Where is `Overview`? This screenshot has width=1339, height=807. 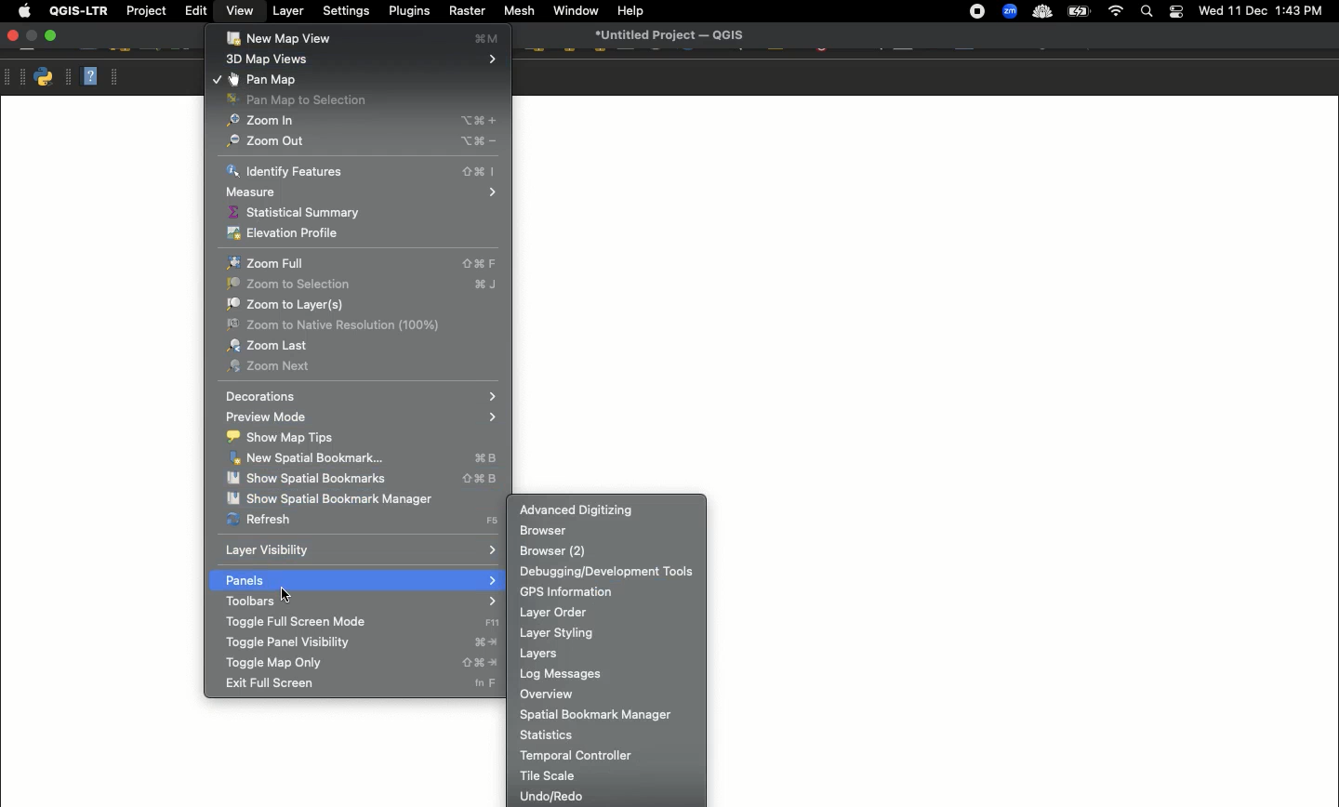 Overview is located at coordinates (605, 695).